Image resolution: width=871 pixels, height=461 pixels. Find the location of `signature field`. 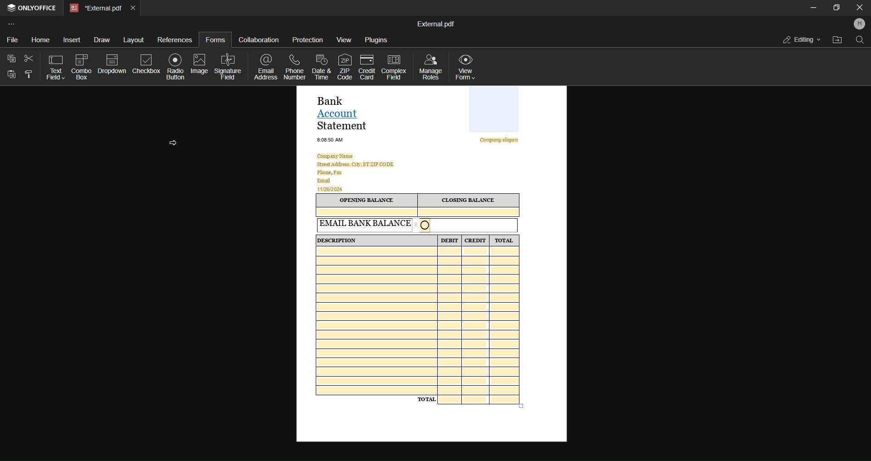

signature field is located at coordinates (229, 67).